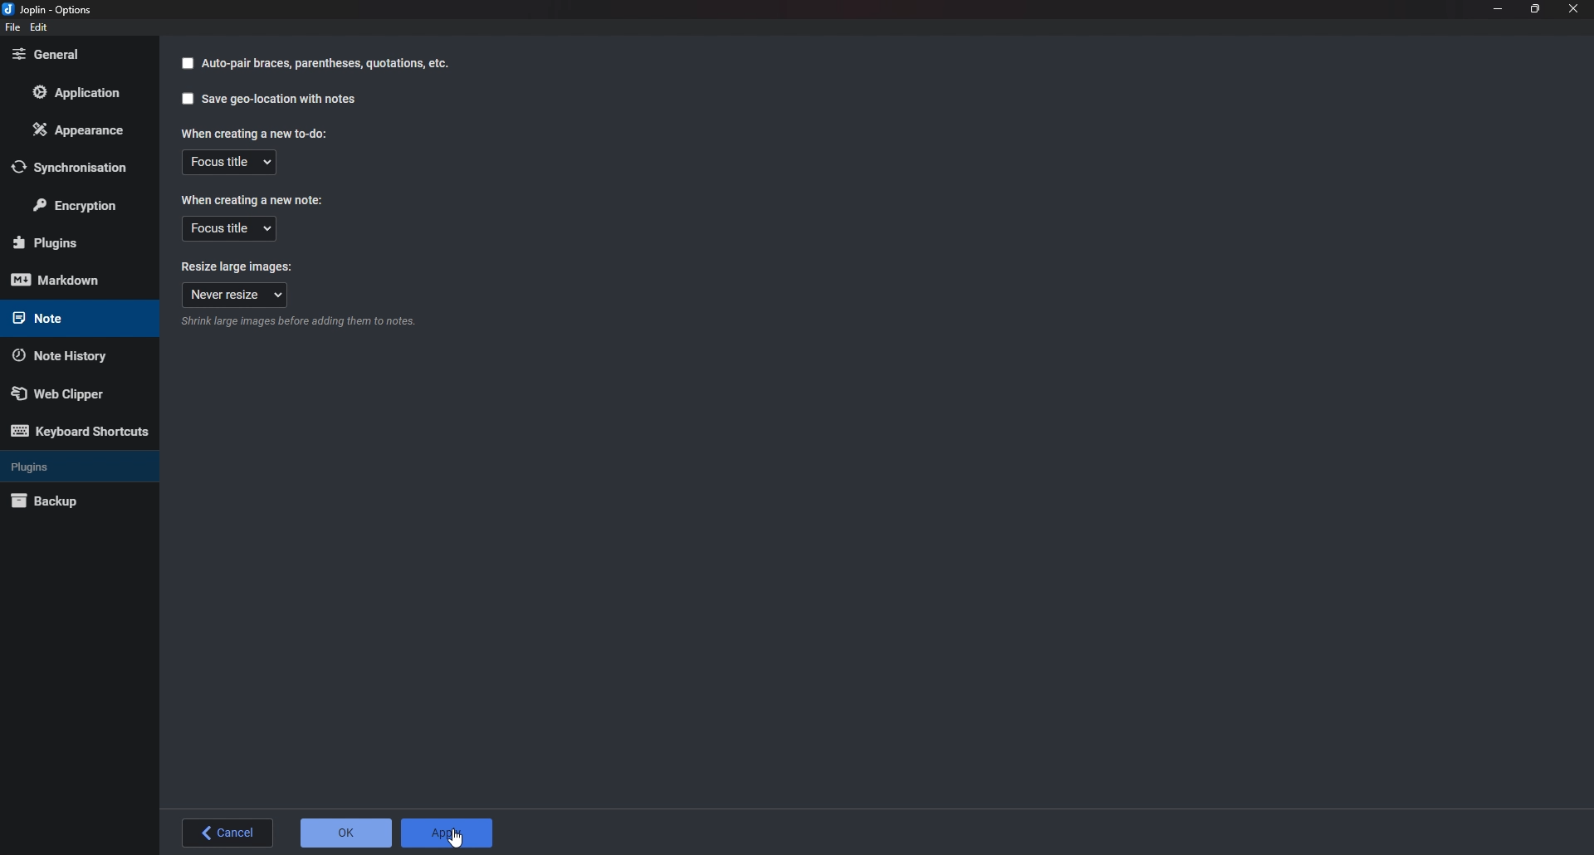  Describe the element at coordinates (229, 164) in the screenshot. I see `Focus Title` at that location.